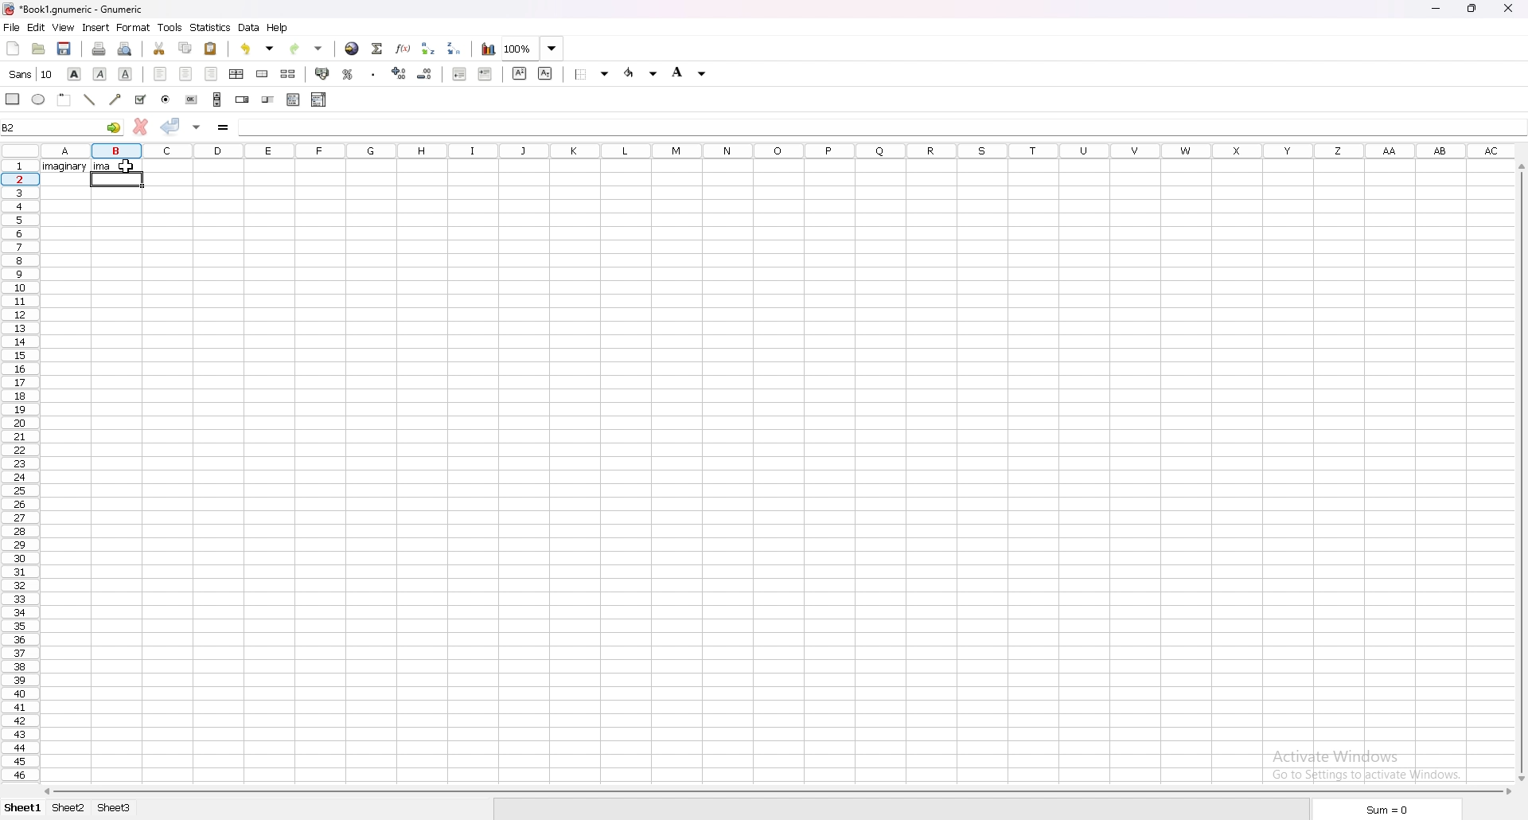 This screenshot has height=820, width=1528. Describe the element at coordinates (533, 48) in the screenshot. I see `zoom` at that location.